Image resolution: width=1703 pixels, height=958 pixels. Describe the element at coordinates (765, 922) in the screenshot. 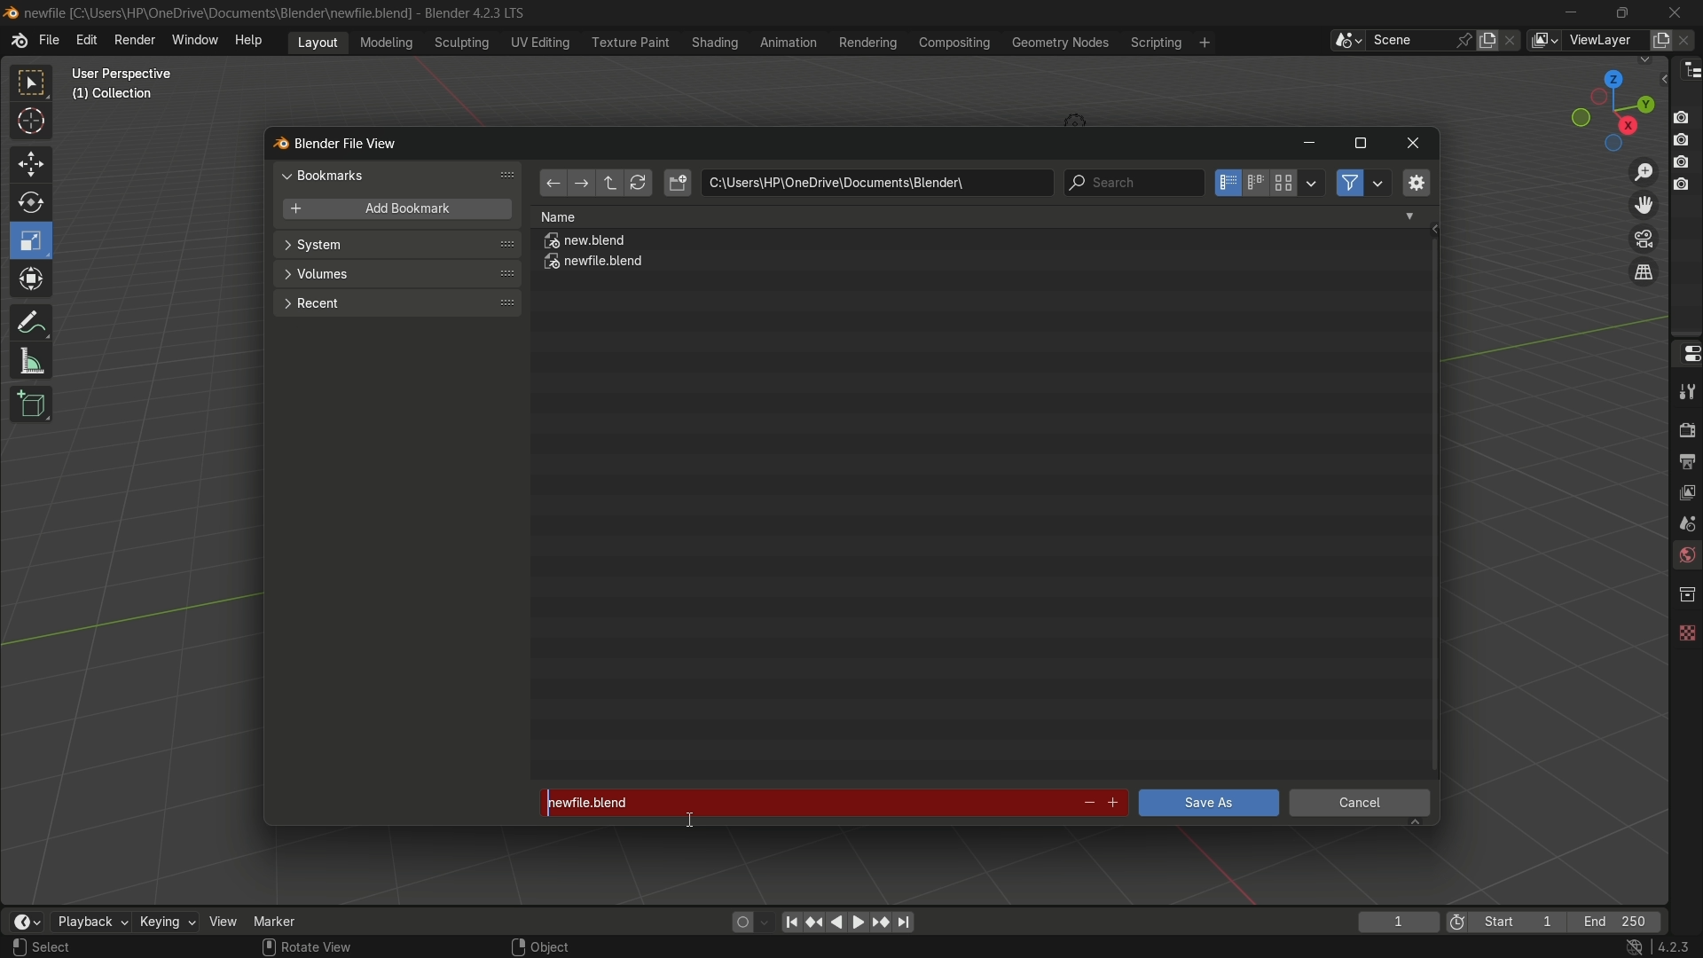

I see `auto keyframe` at that location.